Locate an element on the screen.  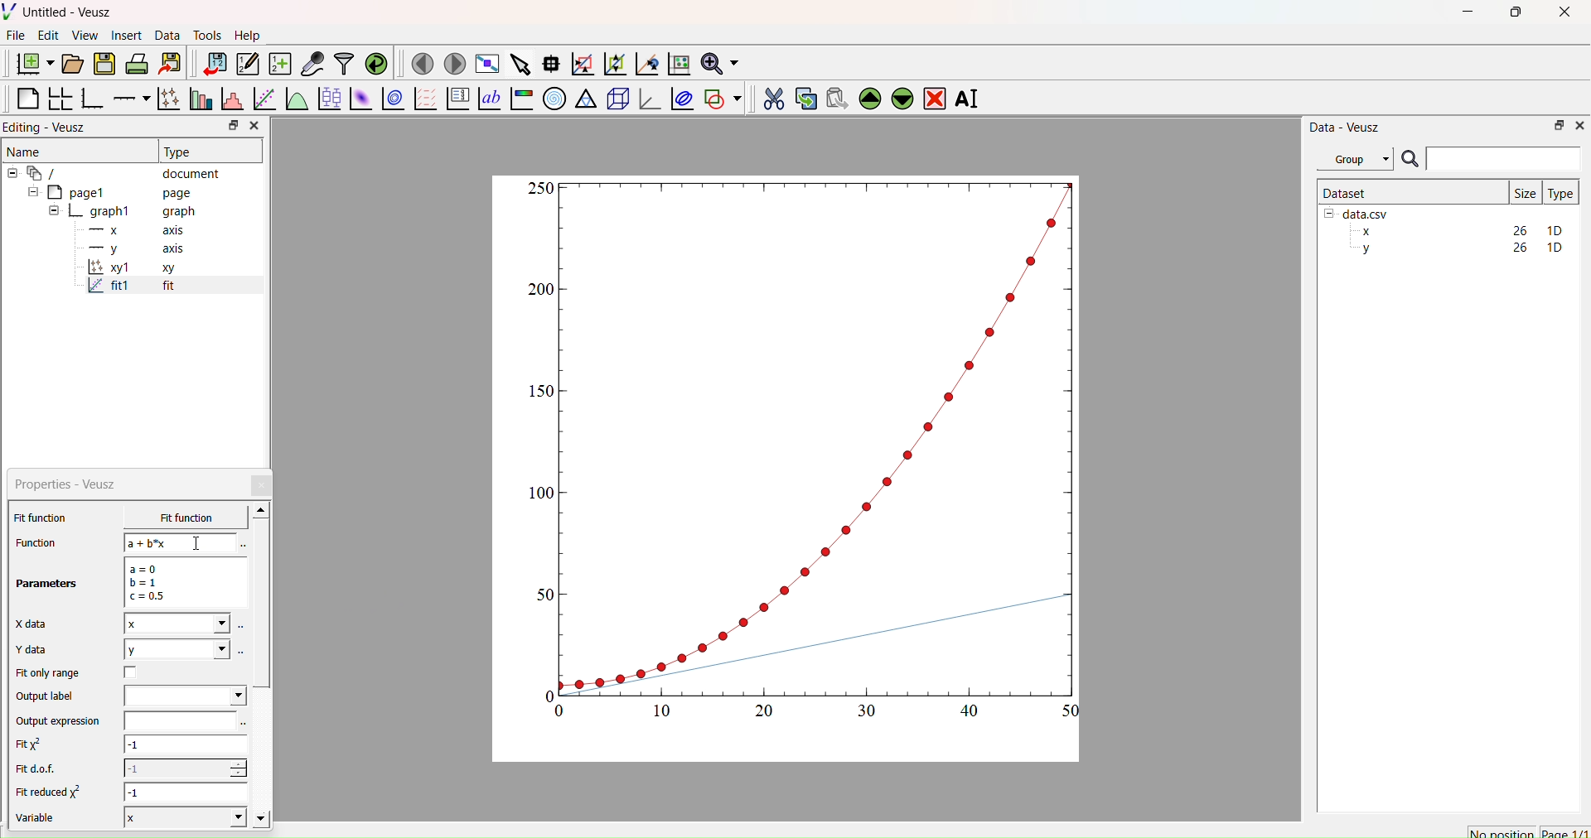
Insert is located at coordinates (129, 35).